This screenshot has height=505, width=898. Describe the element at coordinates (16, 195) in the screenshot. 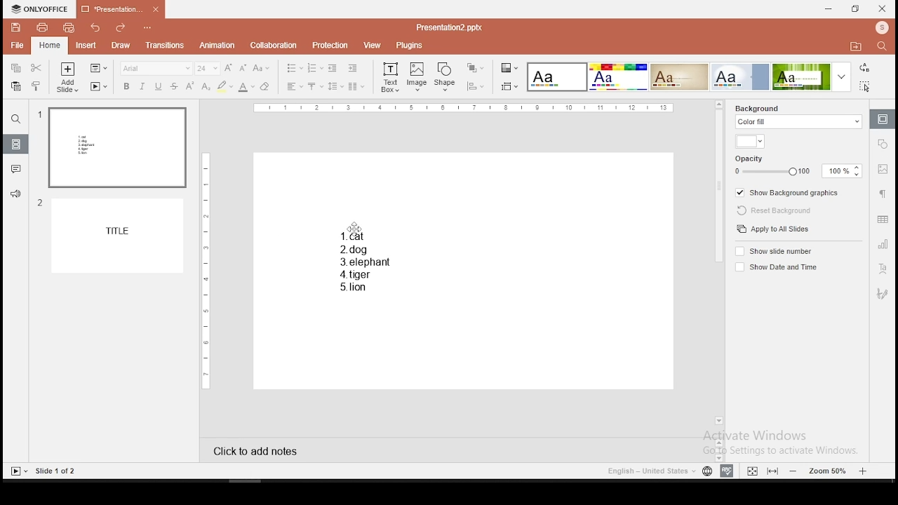

I see `support and feedback` at that location.